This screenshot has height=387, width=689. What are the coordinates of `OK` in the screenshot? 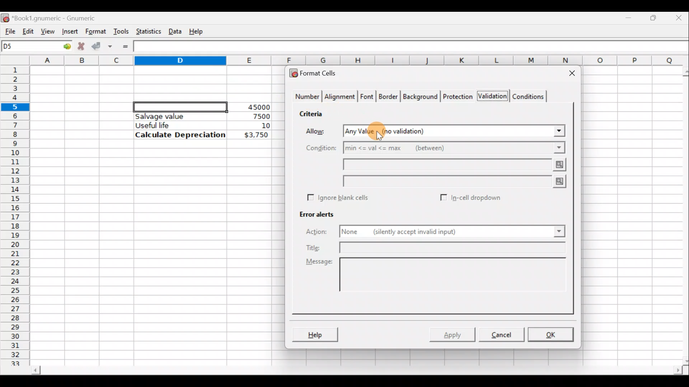 It's located at (552, 334).